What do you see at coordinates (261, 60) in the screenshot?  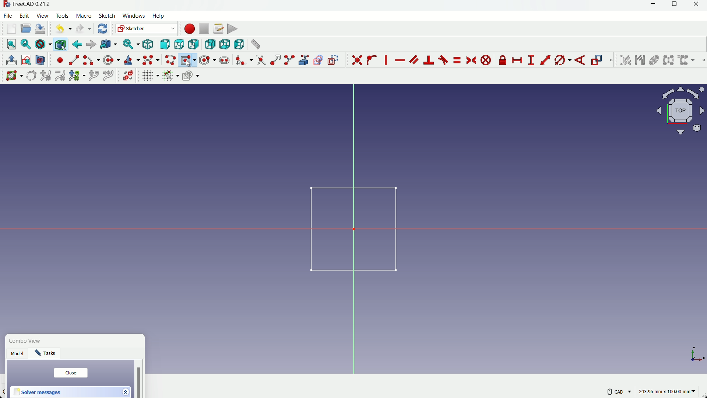 I see `trim edges` at bounding box center [261, 60].